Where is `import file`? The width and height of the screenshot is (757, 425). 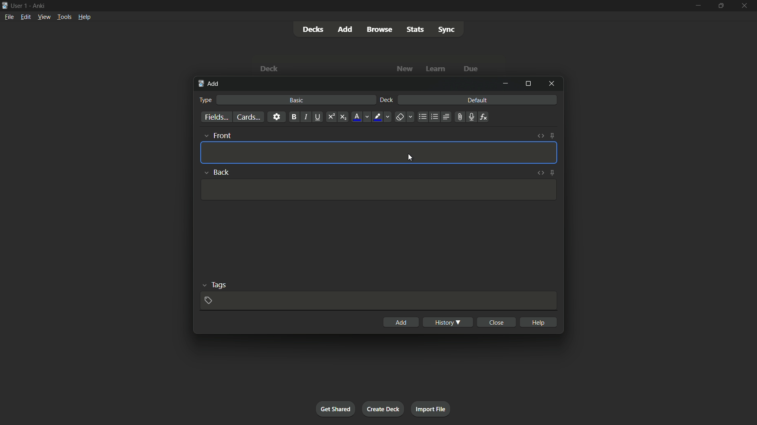 import file is located at coordinates (430, 408).